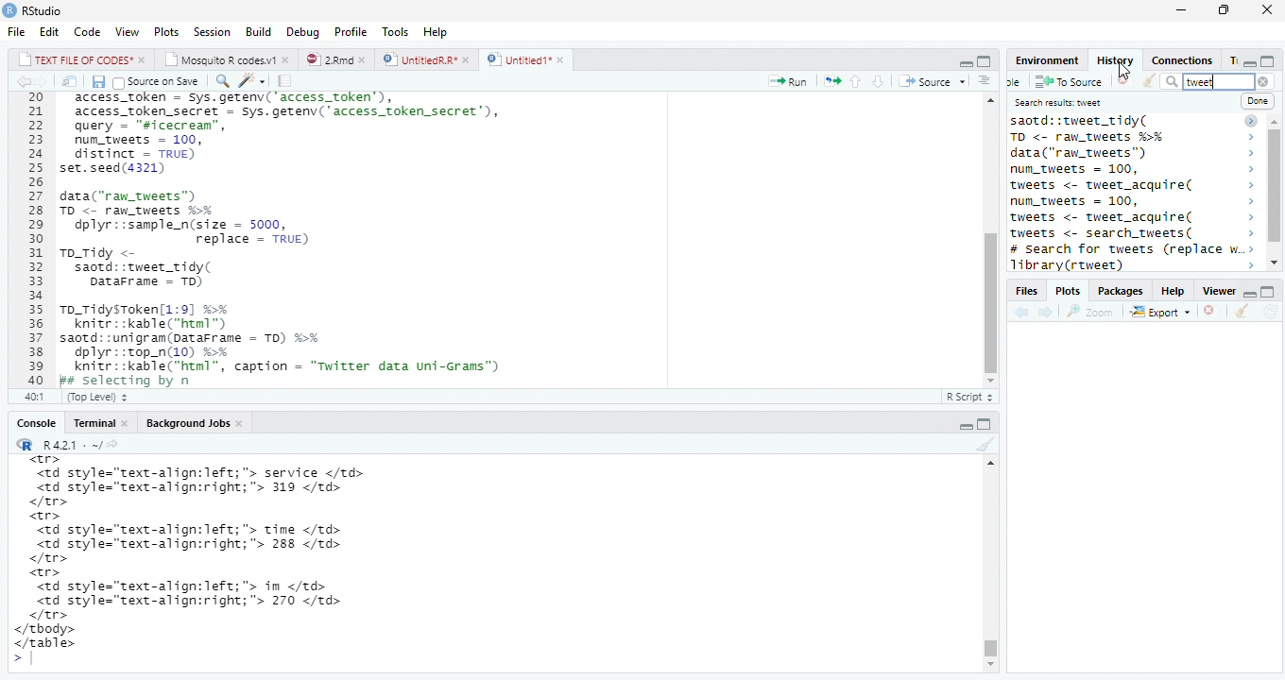 The image size is (1285, 680). What do you see at coordinates (256, 80) in the screenshot?
I see `code tools` at bounding box center [256, 80].